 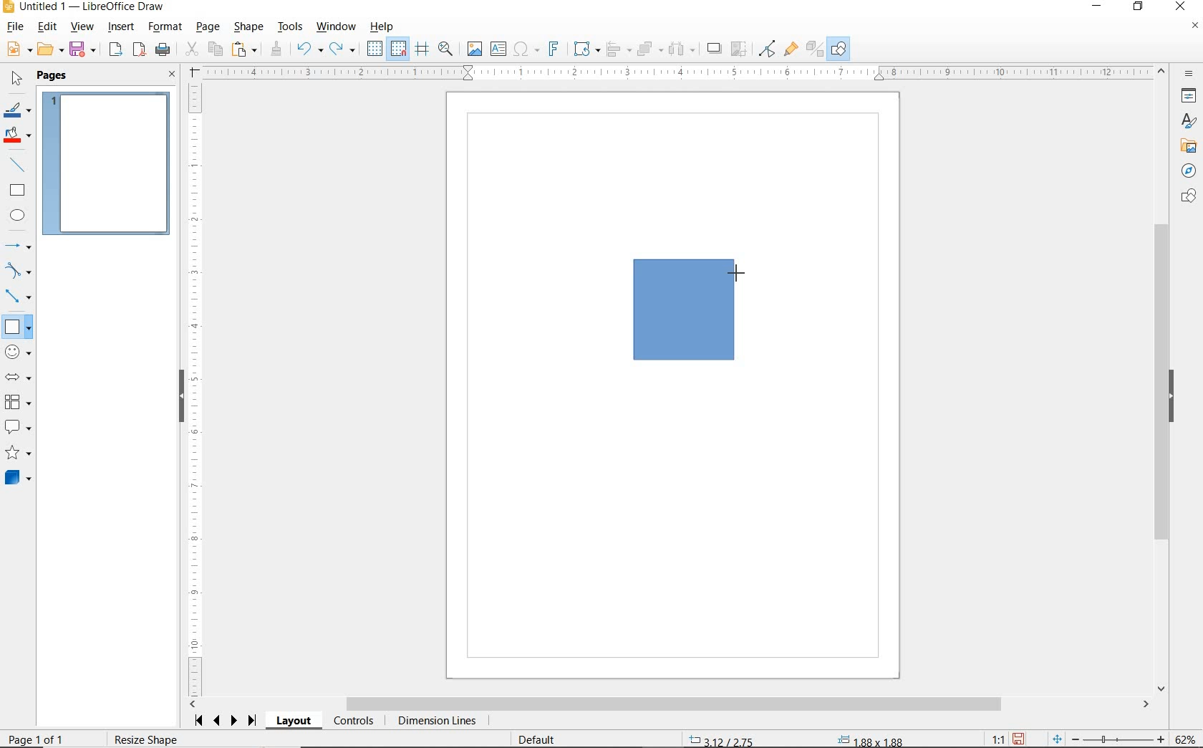 I want to click on EXPORT AS PDF, so click(x=140, y=51).